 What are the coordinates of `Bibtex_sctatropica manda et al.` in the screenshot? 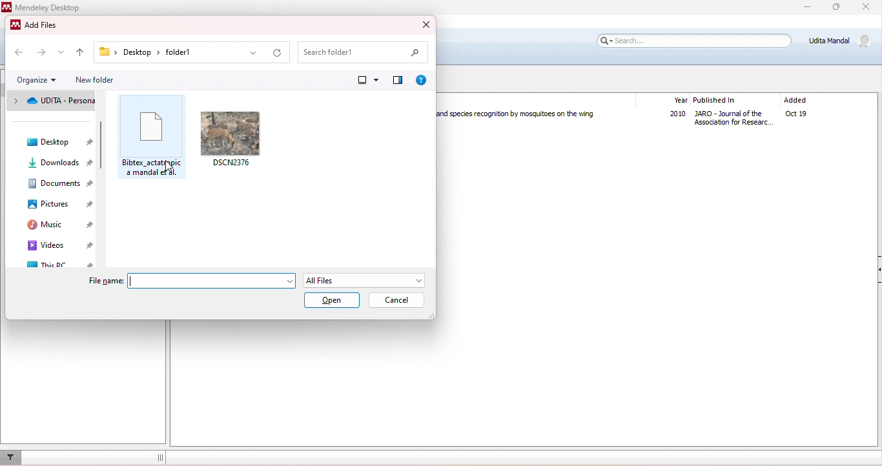 It's located at (150, 136).